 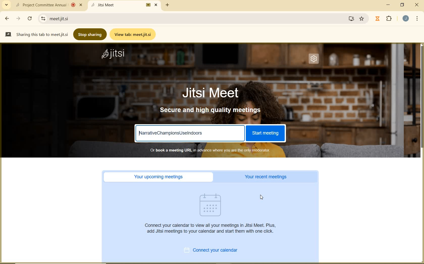 What do you see at coordinates (36, 34) in the screenshot?
I see `SHARING THIS TAB TO MEET.JIT.SI` at bounding box center [36, 34].